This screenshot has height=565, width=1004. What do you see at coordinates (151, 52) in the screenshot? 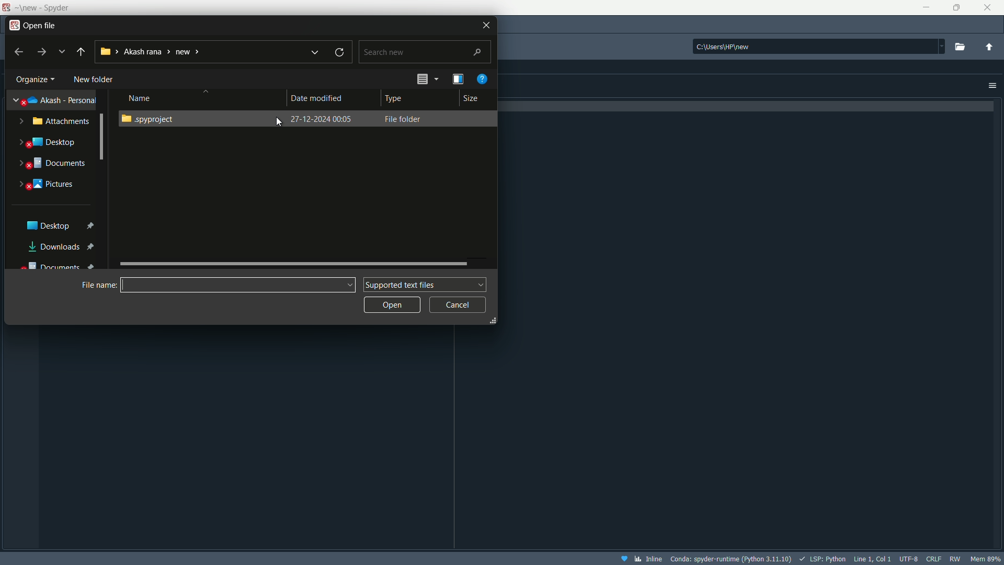
I see `current directory` at bounding box center [151, 52].